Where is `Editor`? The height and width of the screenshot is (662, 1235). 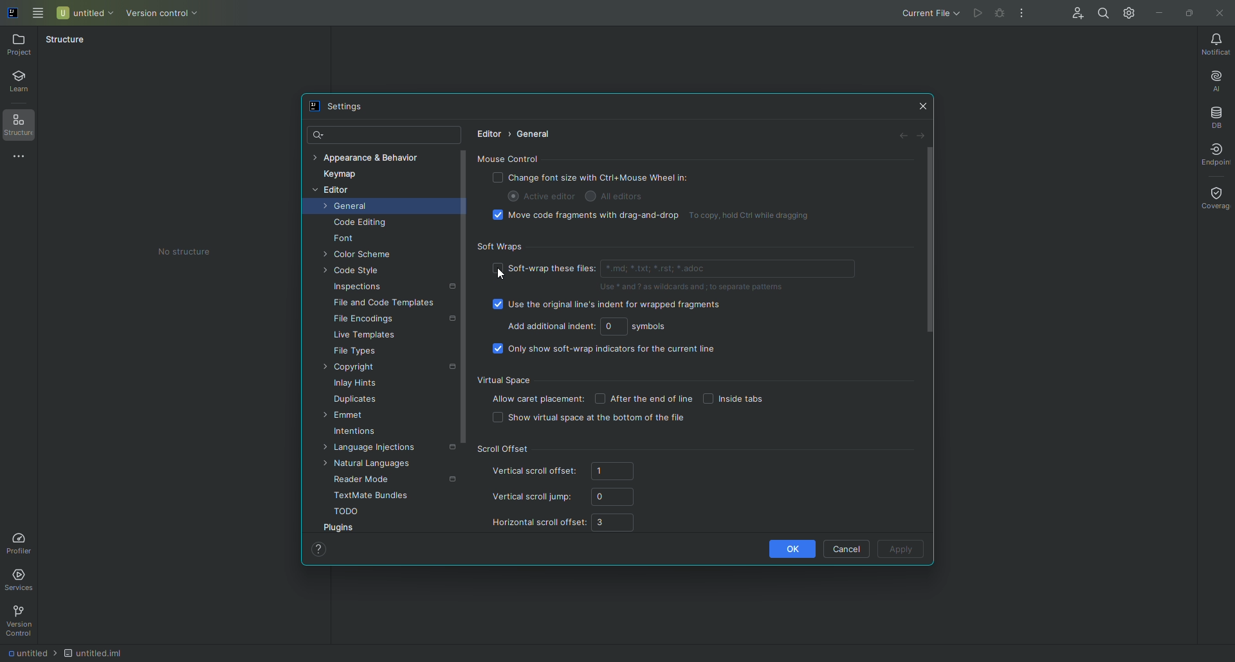
Editor is located at coordinates (331, 192).